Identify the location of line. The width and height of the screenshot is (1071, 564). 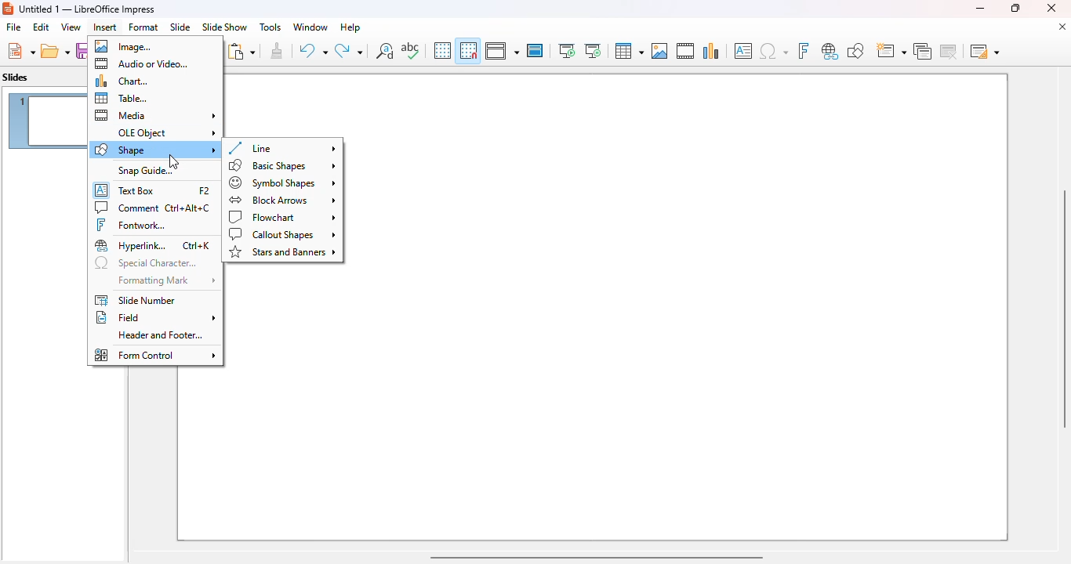
(281, 148).